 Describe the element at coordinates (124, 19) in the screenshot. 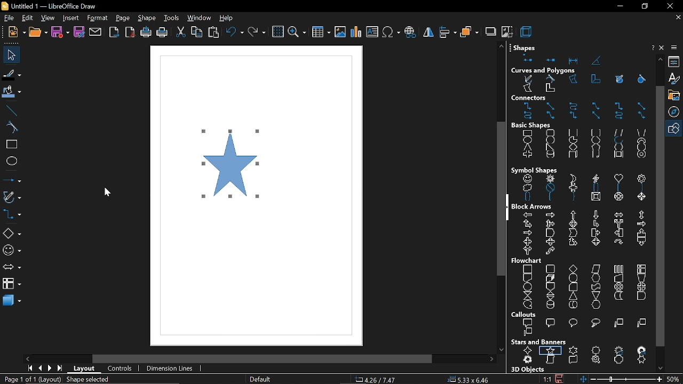

I see `page` at that location.